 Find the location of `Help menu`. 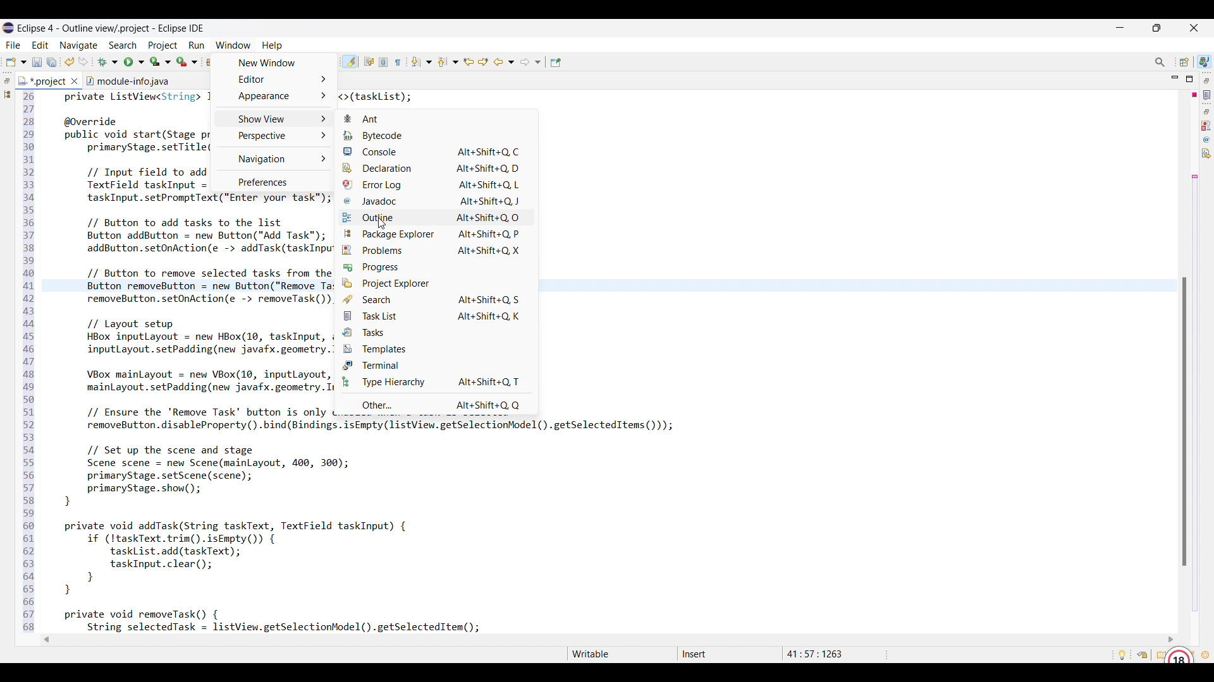

Help menu is located at coordinates (273, 46).